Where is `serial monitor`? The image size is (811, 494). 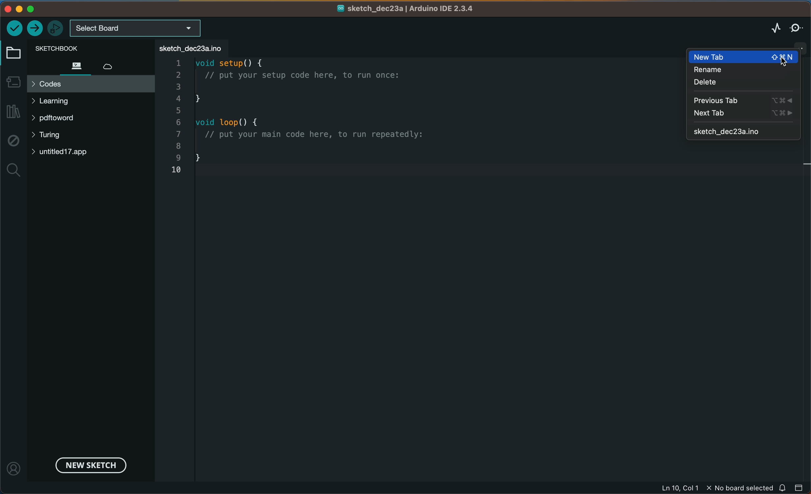
serial monitor is located at coordinates (797, 27).